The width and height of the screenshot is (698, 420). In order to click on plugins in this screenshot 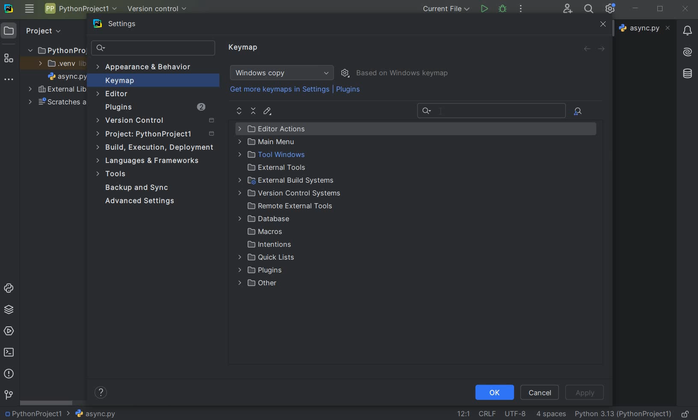, I will do `click(349, 91)`.